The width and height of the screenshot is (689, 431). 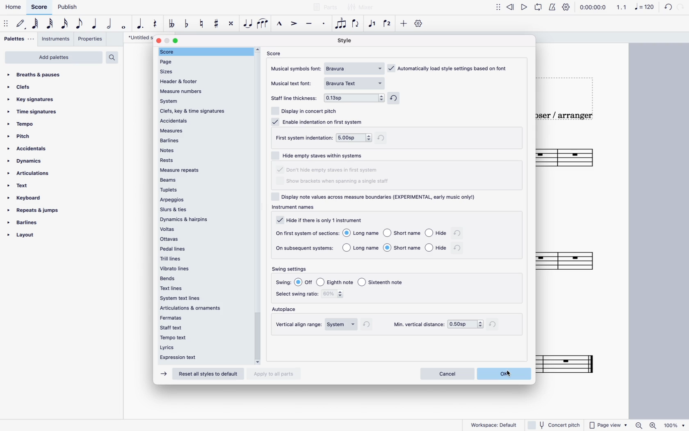 What do you see at coordinates (511, 5) in the screenshot?
I see `back` at bounding box center [511, 5].